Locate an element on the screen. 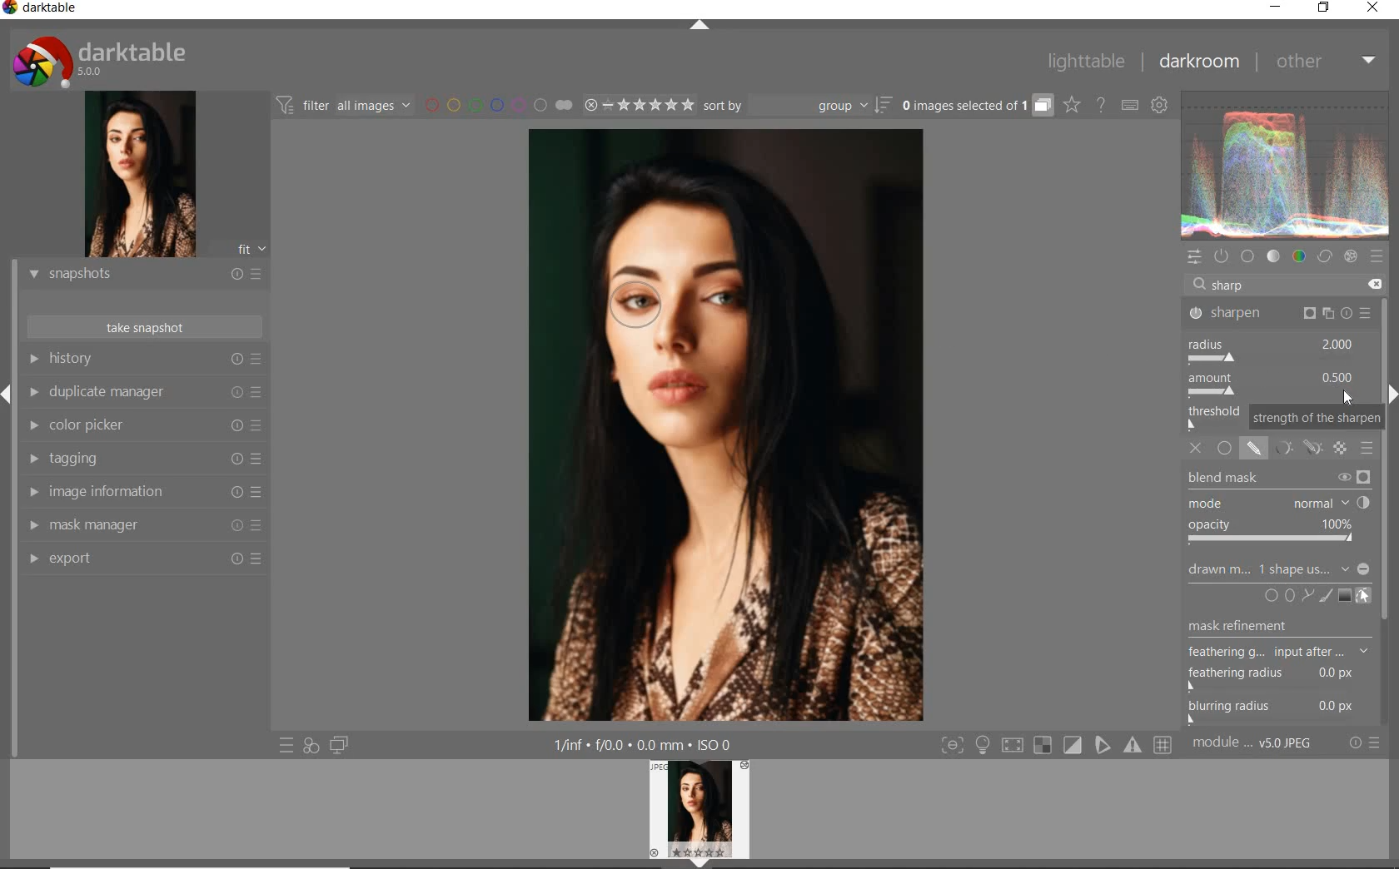  Preview color is located at coordinates (1286, 162).